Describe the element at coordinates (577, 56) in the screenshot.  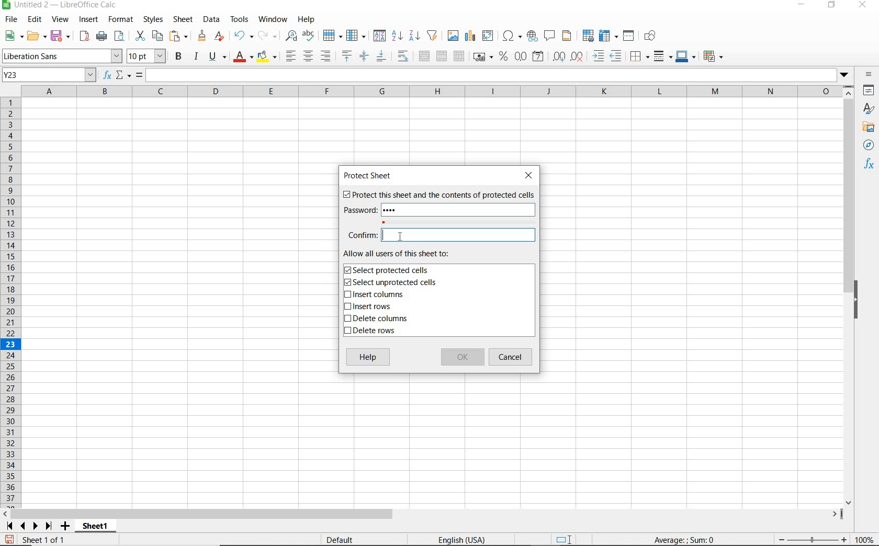
I see `DELETE DECIMAL PLACE` at that location.